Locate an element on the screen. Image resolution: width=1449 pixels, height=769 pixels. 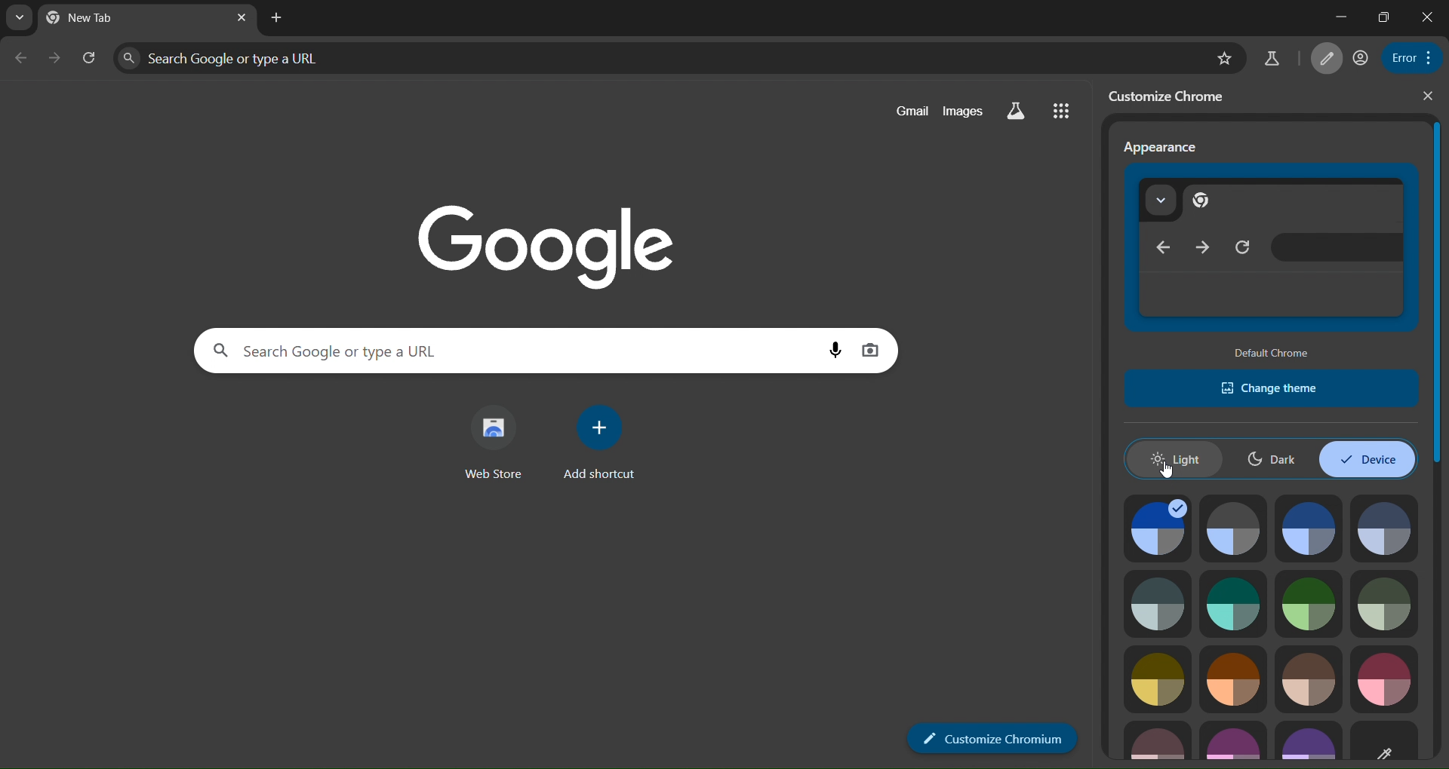
image is located at coordinates (1385, 604).